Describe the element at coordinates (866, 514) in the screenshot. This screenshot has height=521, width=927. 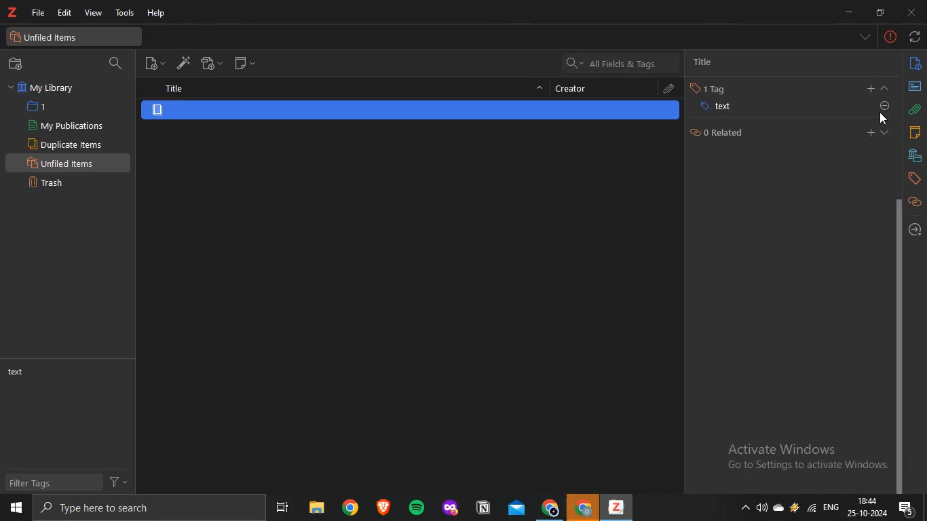
I see `date` at that location.